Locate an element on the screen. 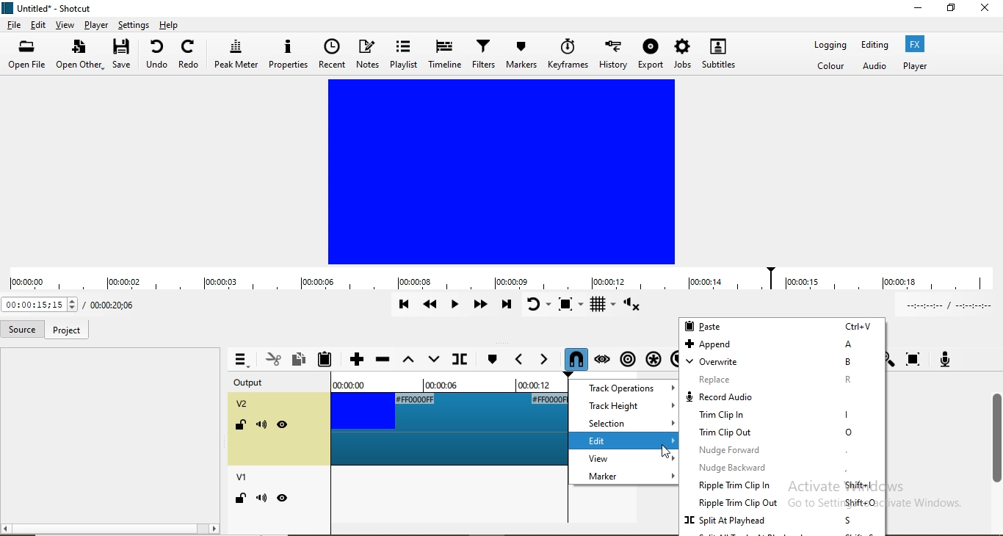 This screenshot has height=536, width=1003.  is located at coordinates (539, 305).